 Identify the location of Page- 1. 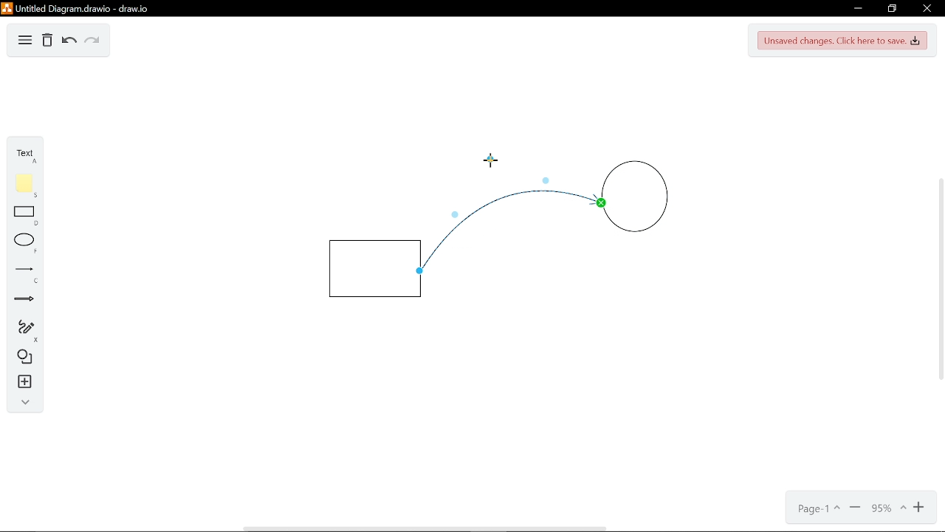
(817, 510).